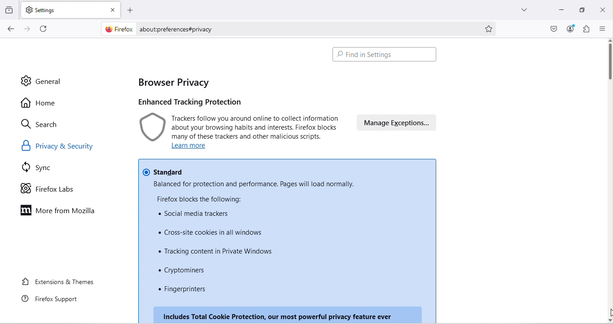  I want to click on Save to pocket, so click(552, 28).